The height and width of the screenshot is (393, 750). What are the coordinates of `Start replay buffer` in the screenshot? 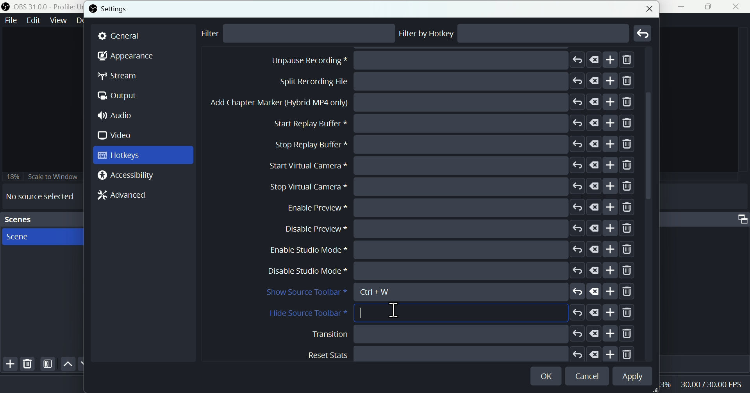 It's located at (454, 206).